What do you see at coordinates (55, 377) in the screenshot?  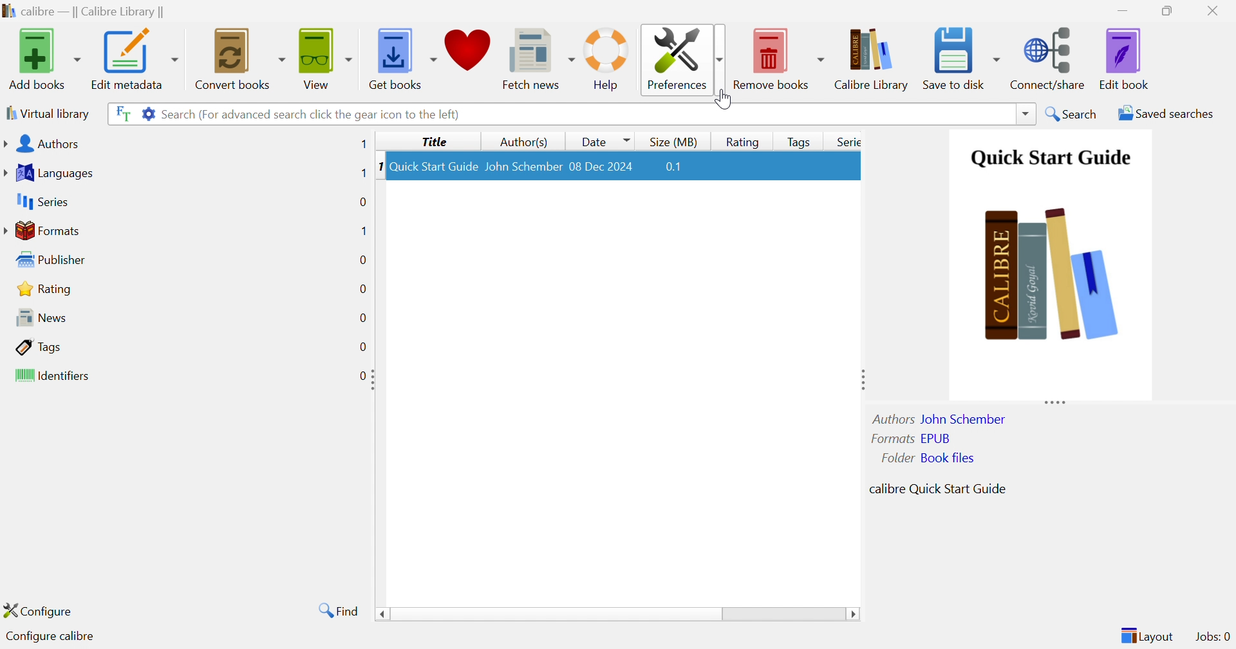 I see `Identifiers` at bounding box center [55, 377].